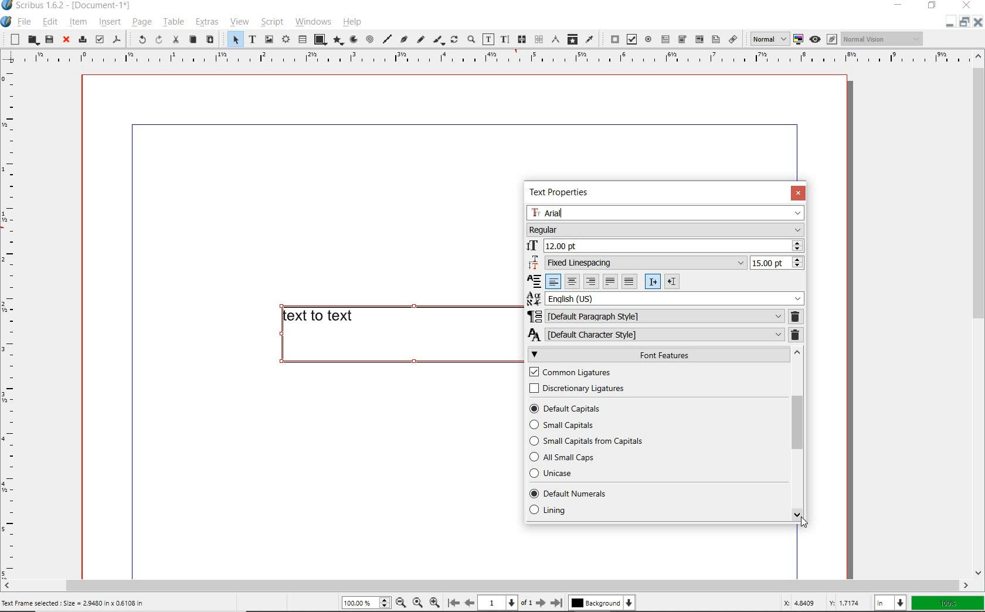 The image size is (985, 612). Describe the element at coordinates (831, 40) in the screenshot. I see `Edit in preview mode` at that location.